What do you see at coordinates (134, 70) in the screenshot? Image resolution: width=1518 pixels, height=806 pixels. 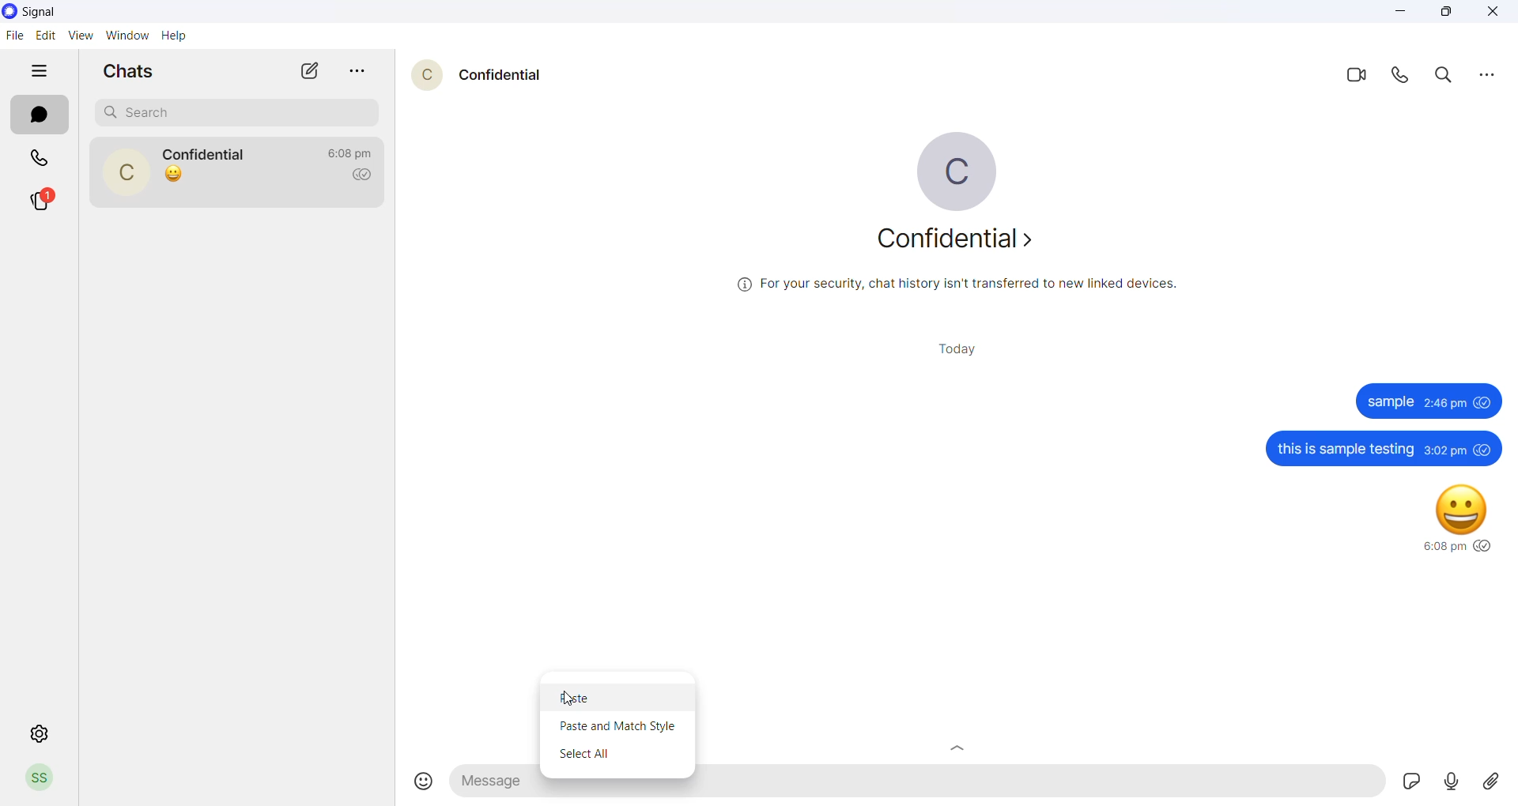 I see `chats` at bounding box center [134, 70].